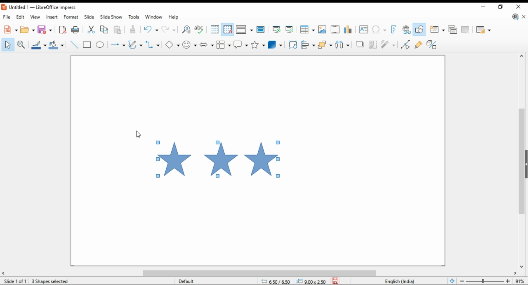 Image resolution: width=528 pixels, height=285 pixels. What do you see at coordinates (151, 29) in the screenshot?
I see `undo` at bounding box center [151, 29].